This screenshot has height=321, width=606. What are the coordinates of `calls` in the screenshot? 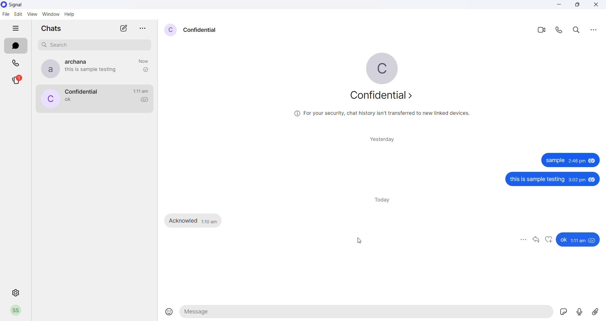 It's located at (17, 62).